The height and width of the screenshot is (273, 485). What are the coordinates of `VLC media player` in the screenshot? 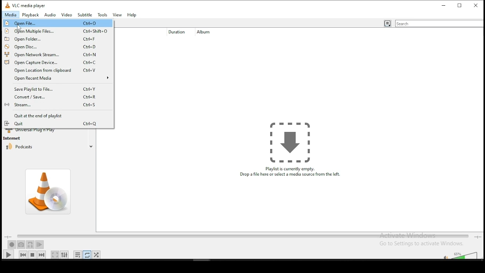 It's located at (30, 5).